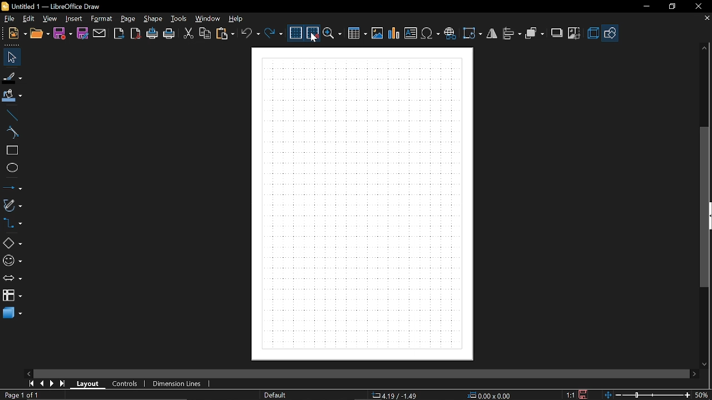  What do you see at coordinates (491, 396) in the screenshot?
I see `location` at bounding box center [491, 396].